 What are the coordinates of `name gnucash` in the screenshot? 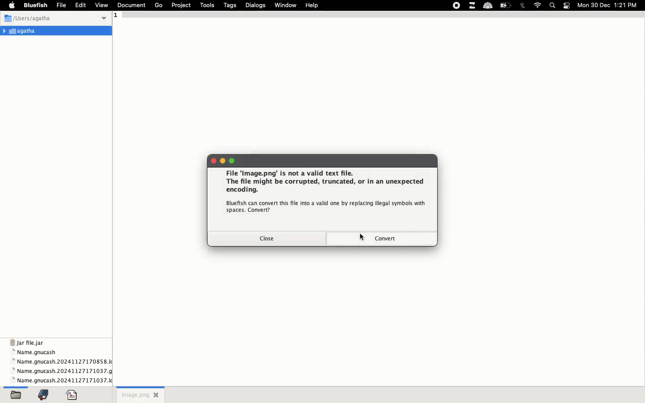 It's located at (62, 371).